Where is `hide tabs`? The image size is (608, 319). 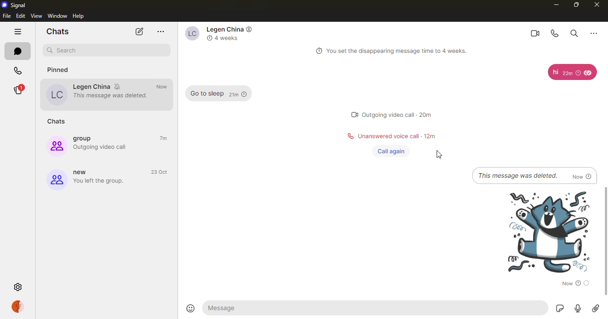
hide tabs is located at coordinates (18, 31).